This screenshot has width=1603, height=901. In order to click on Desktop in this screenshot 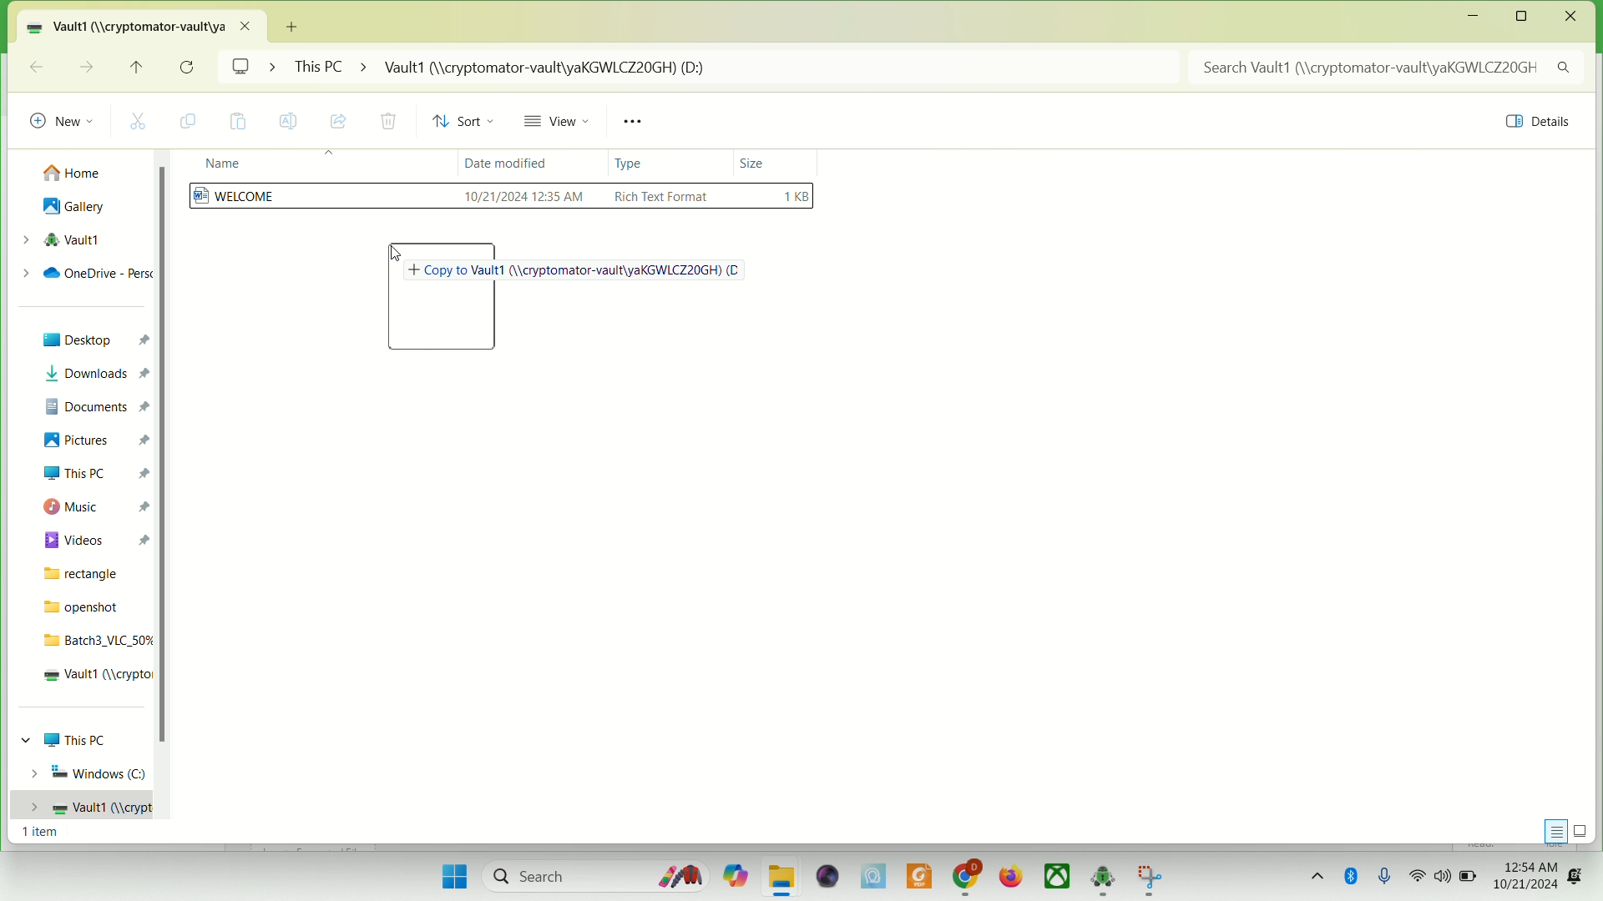, I will do `click(91, 341)`.